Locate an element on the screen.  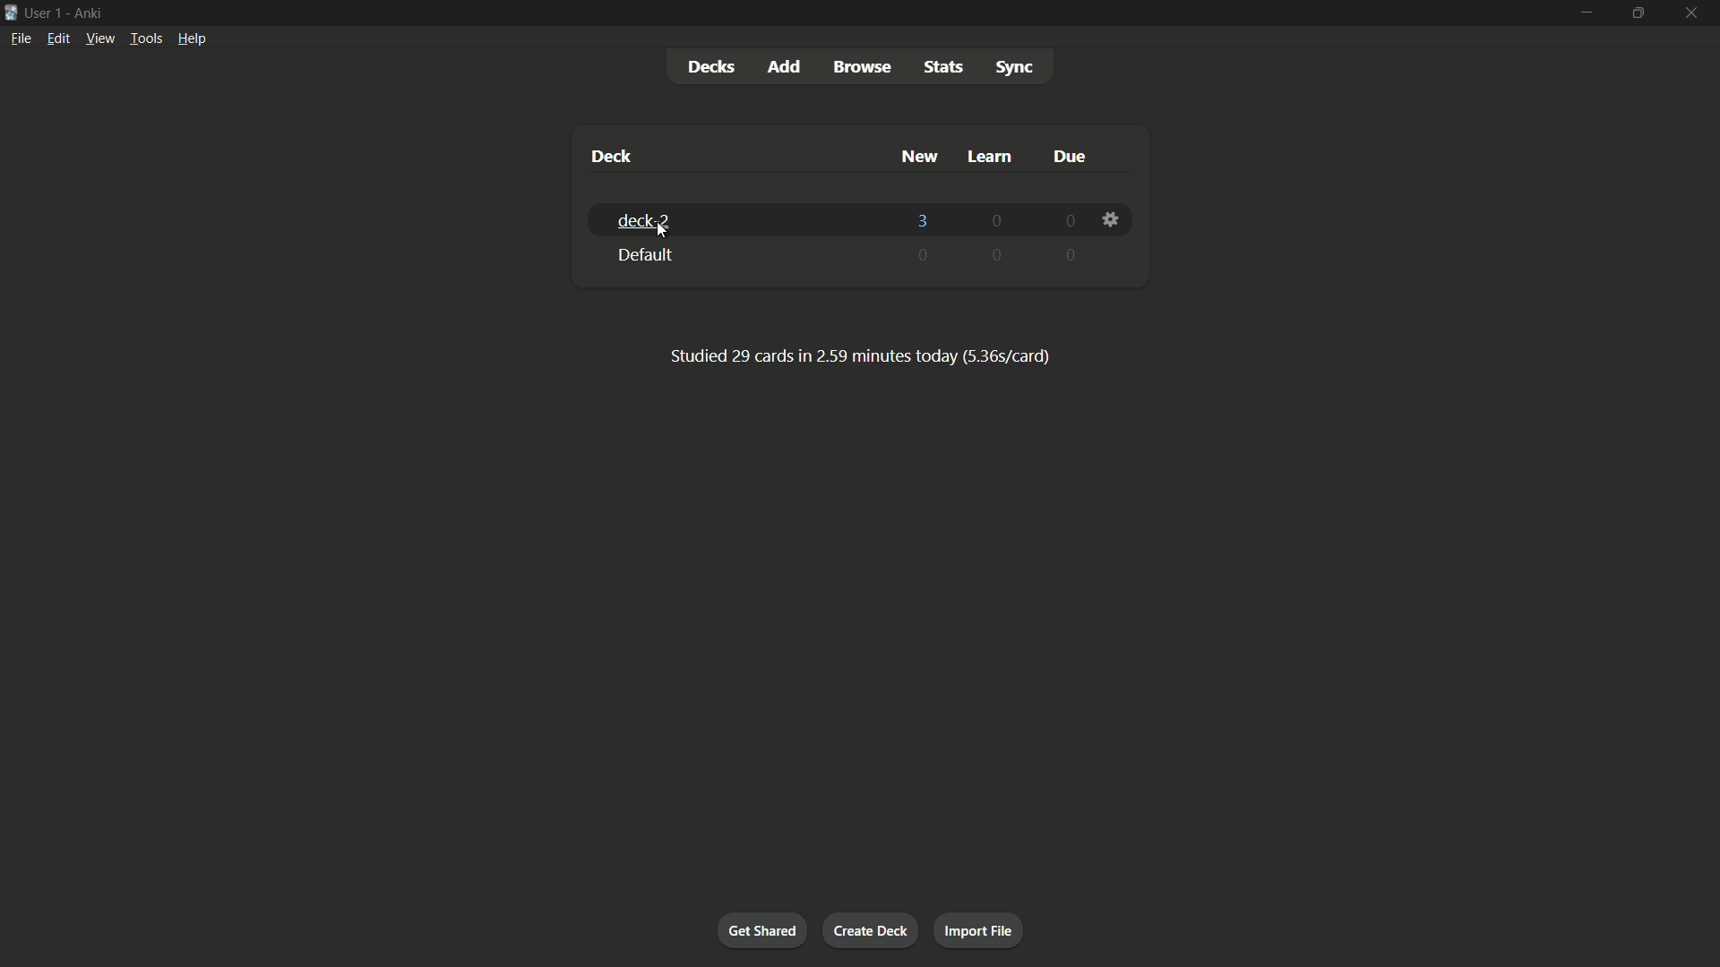
view menu is located at coordinates (100, 39).